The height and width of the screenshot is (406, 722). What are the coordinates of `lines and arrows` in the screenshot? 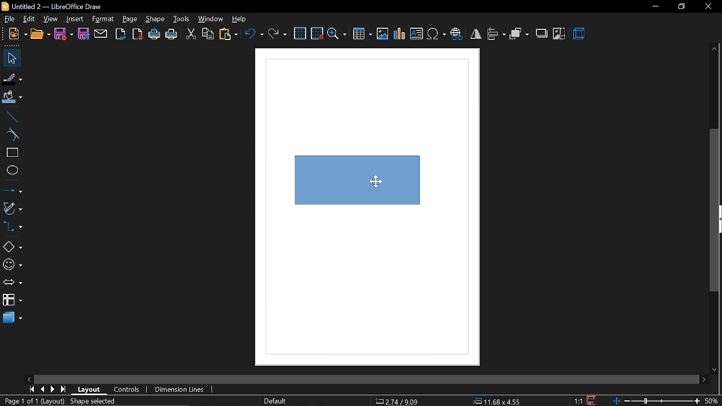 It's located at (12, 189).